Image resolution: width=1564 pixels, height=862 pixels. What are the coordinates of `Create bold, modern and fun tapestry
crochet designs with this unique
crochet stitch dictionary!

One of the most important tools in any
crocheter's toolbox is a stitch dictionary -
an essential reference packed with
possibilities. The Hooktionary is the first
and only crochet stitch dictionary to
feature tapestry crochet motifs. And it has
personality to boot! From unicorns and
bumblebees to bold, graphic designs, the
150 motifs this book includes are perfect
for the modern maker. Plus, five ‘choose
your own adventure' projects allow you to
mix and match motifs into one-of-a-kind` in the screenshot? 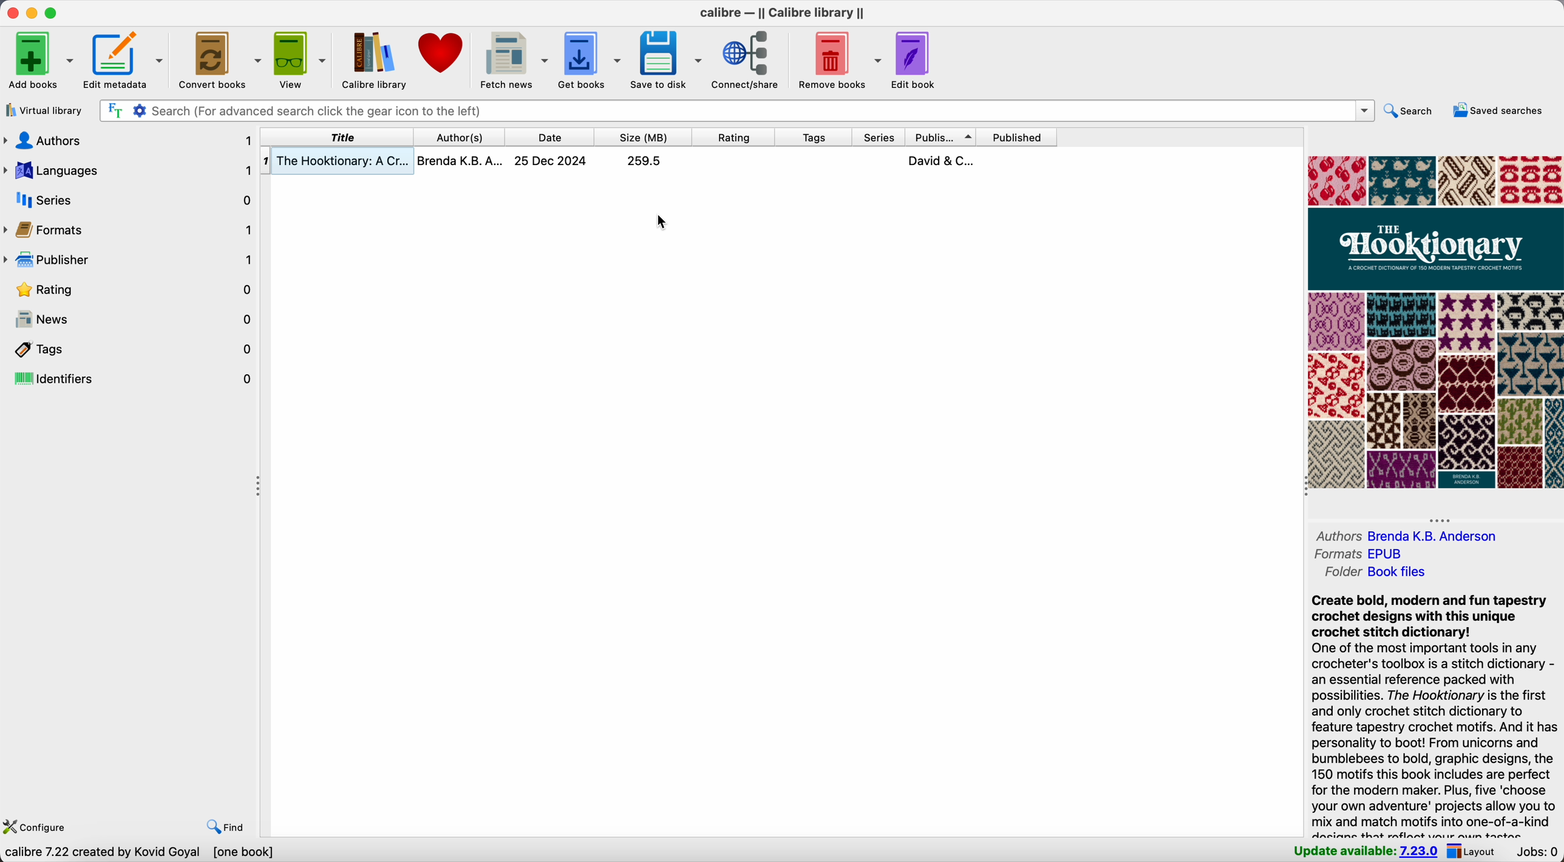 It's located at (1434, 712).